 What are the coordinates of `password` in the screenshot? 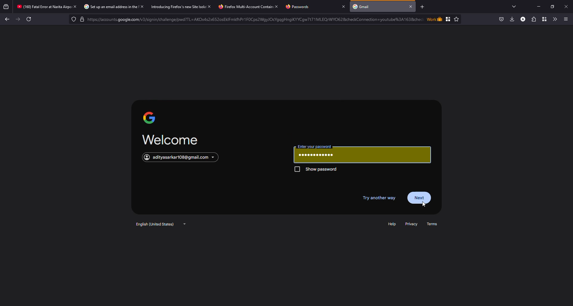 It's located at (315, 147).